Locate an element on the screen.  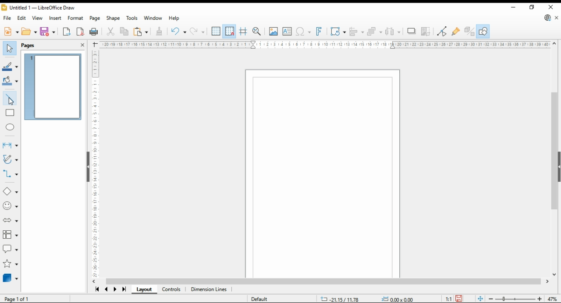
horizontal scale is located at coordinates (325, 44).